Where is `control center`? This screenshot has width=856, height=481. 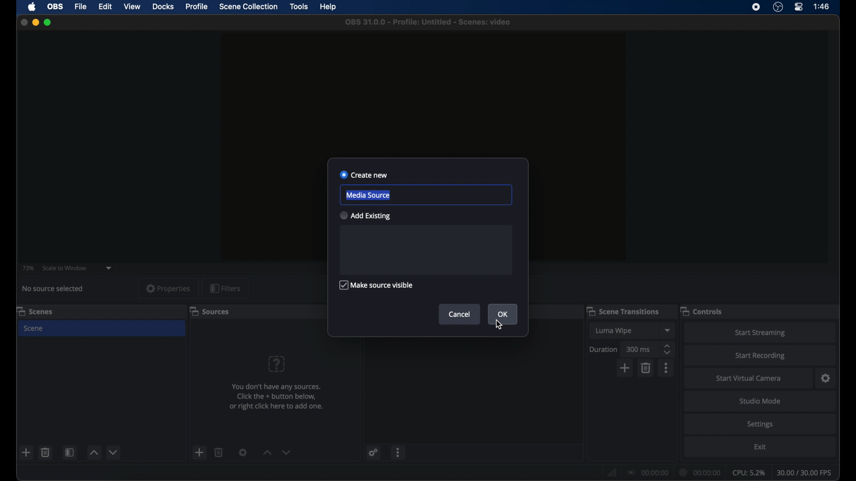
control center is located at coordinates (799, 7).